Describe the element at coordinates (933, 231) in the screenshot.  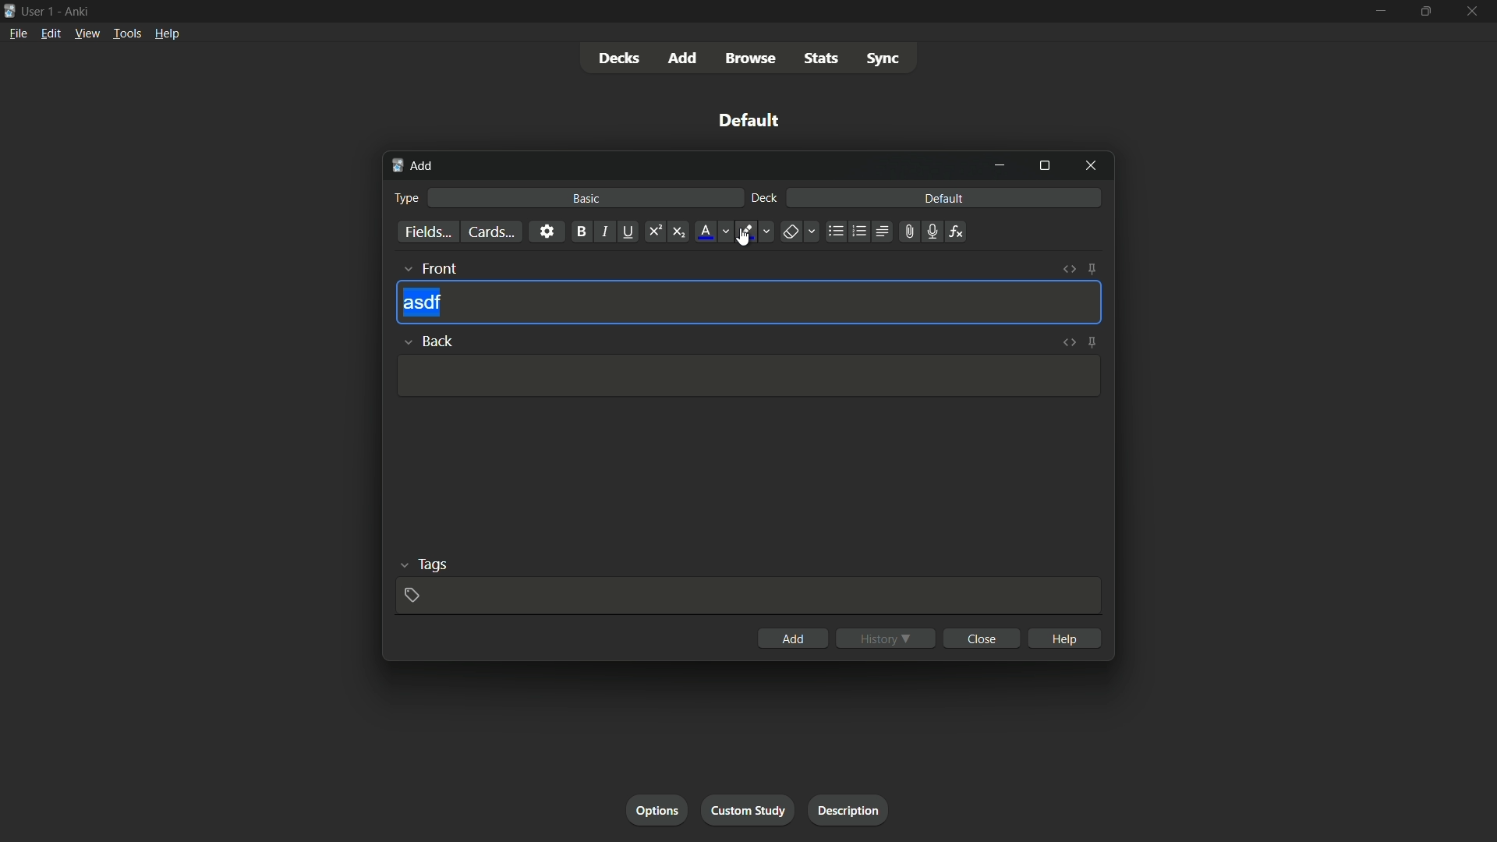
I see `record audio` at that location.